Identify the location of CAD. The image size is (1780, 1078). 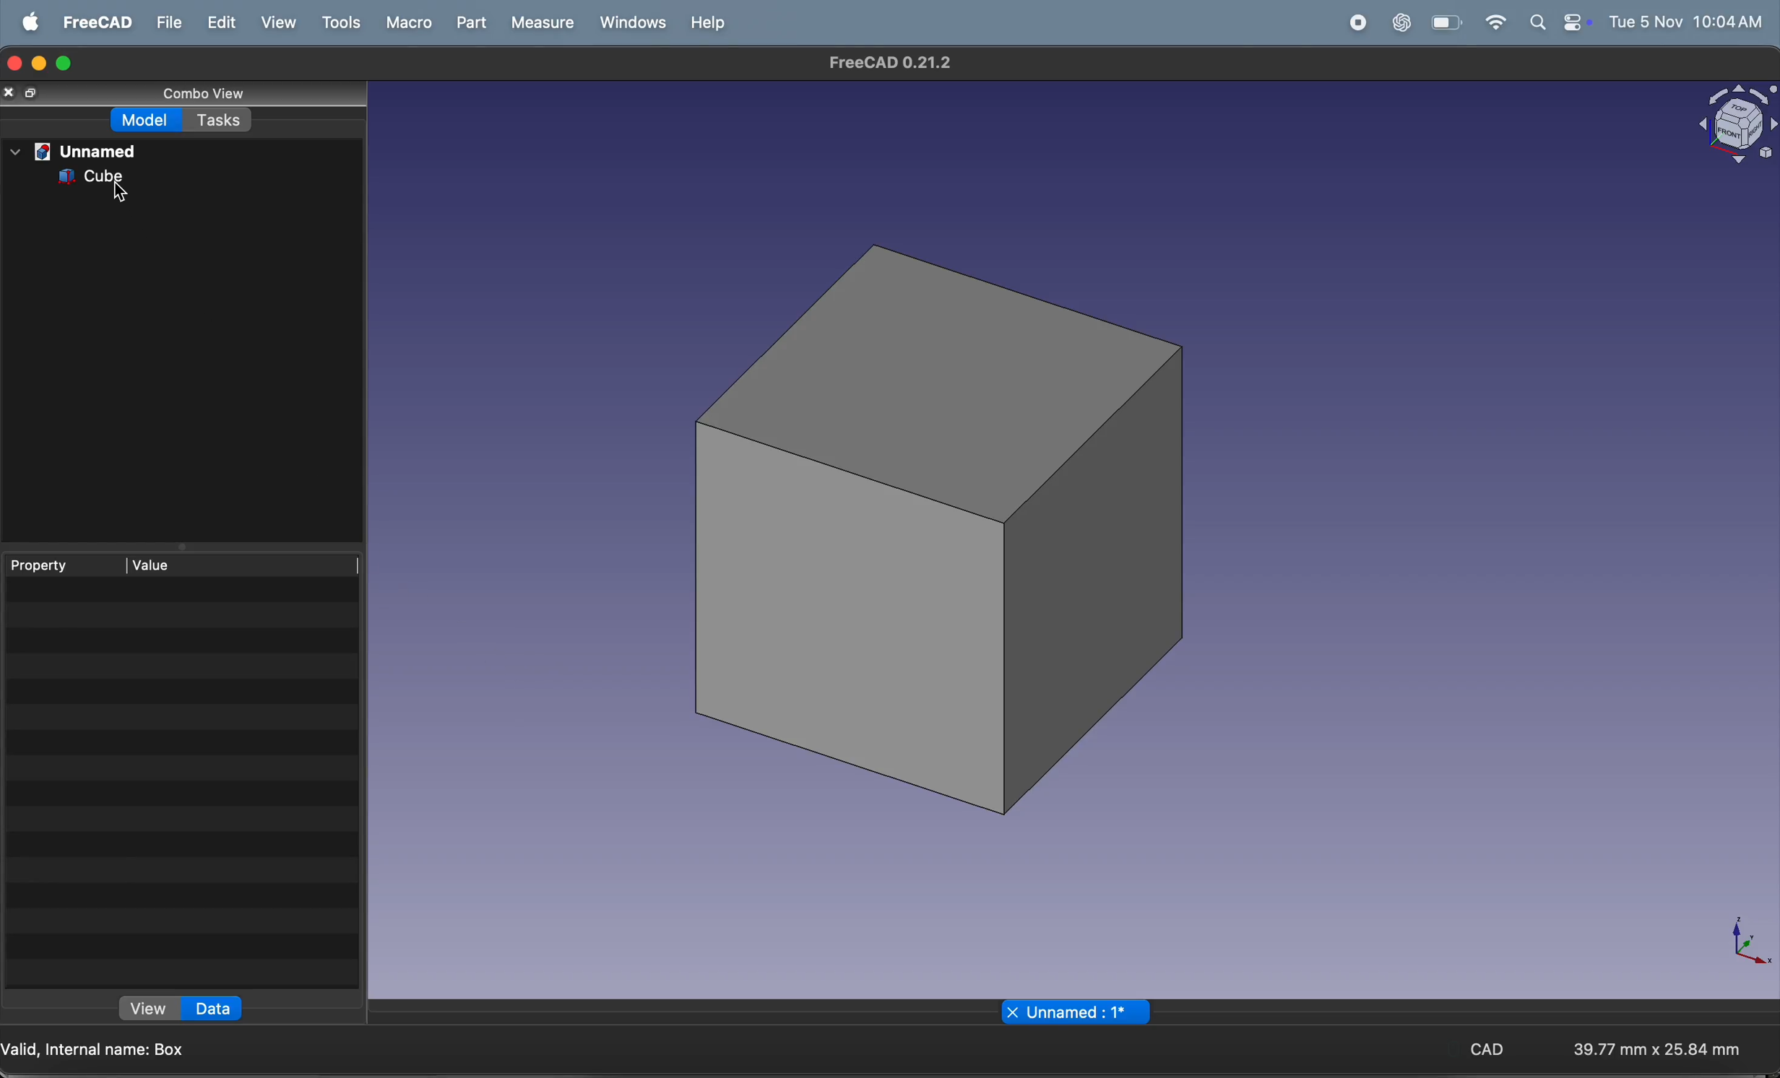
(1480, 1048).